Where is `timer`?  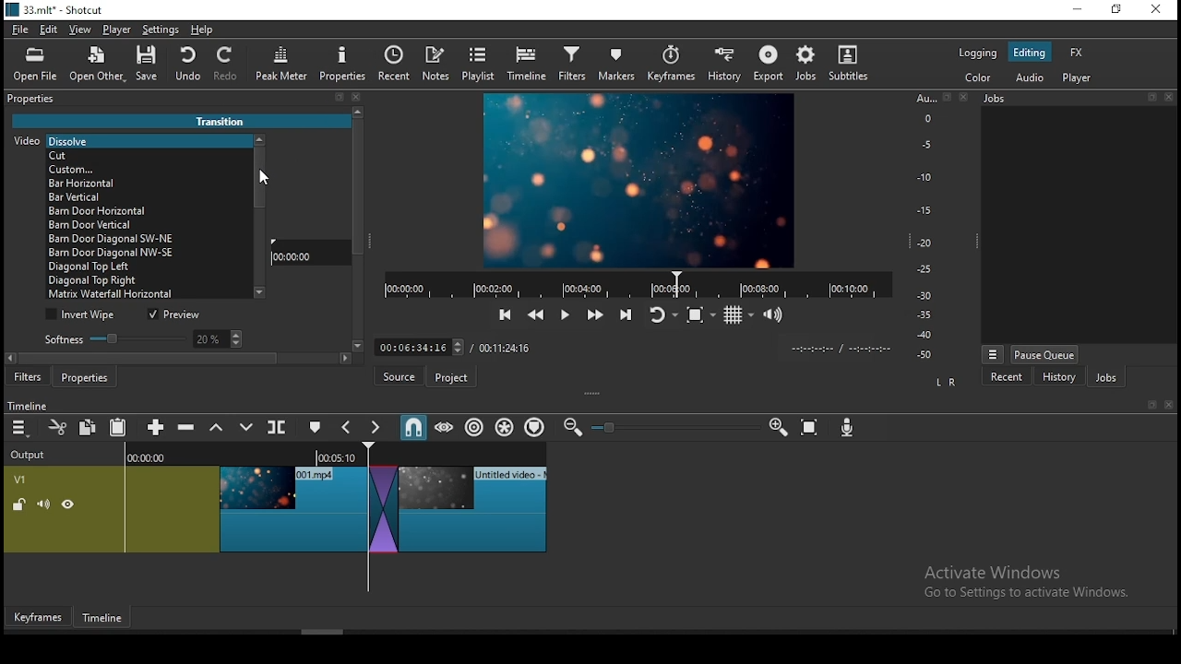 timer is located at coordinates (633, 284).